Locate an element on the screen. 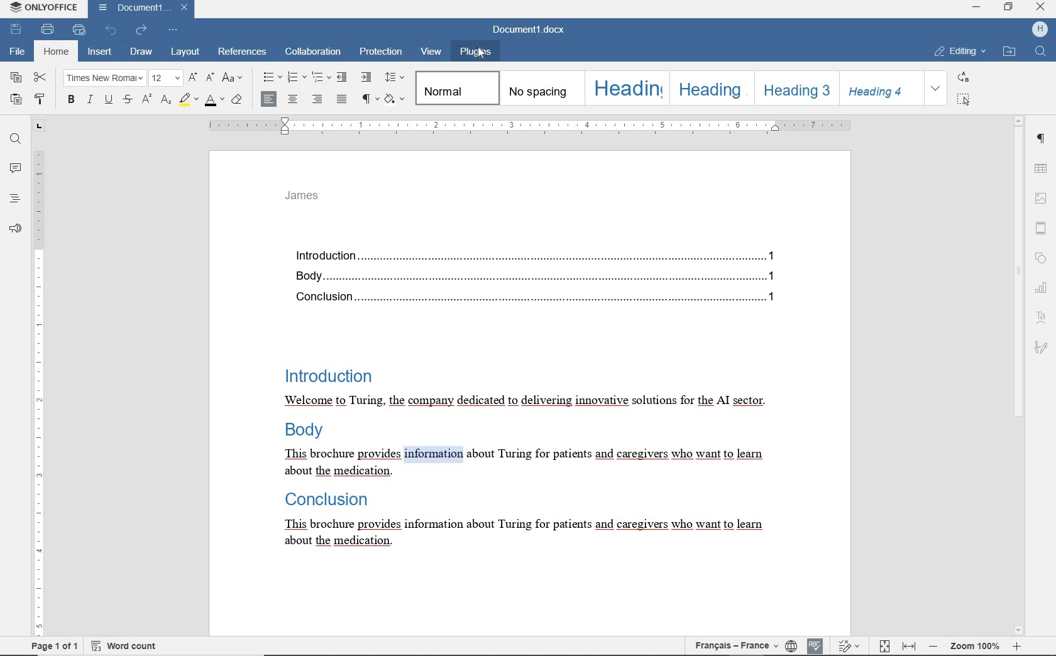  REPLACE is located at coordinates (962, 77).